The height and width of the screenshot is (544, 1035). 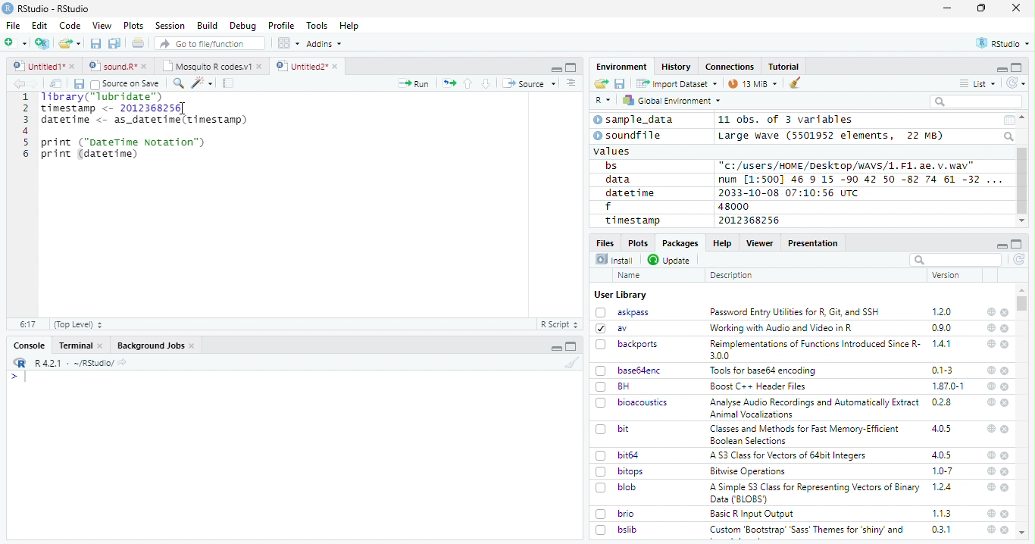 I want to click on Full screen, so click(x=571, y=67).